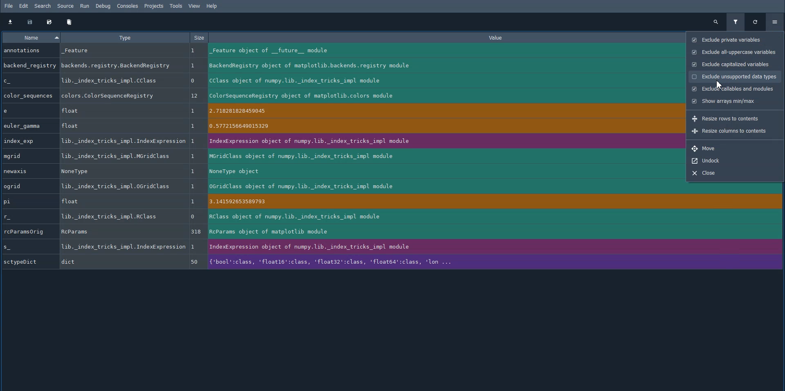 The image size is (785, 391). I want to click on type value, so click(119, 65).